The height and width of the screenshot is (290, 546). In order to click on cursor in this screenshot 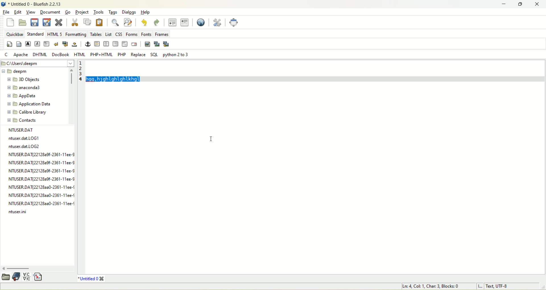, I will do `click(211, 136)`.